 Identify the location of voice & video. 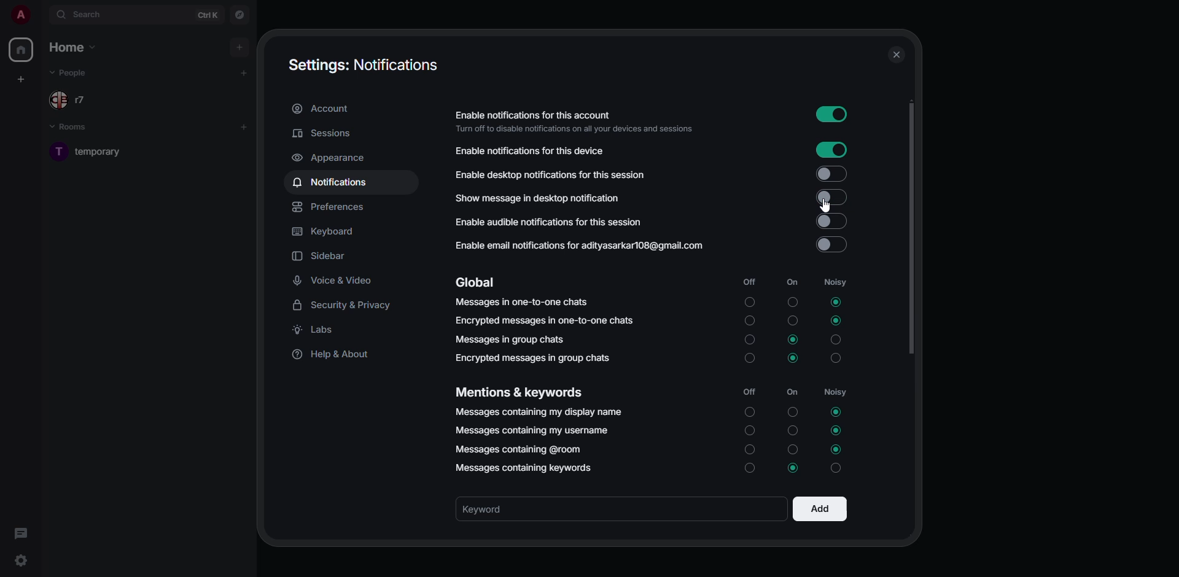
(335, 279).